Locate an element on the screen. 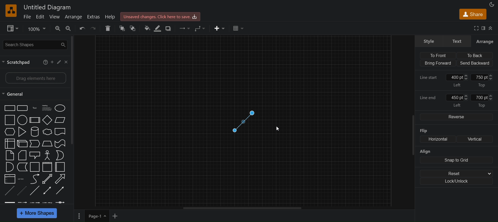 Image resolution: width=498 pixels, height=222 pixels. connector 5 is located at coordinates (61, 202).